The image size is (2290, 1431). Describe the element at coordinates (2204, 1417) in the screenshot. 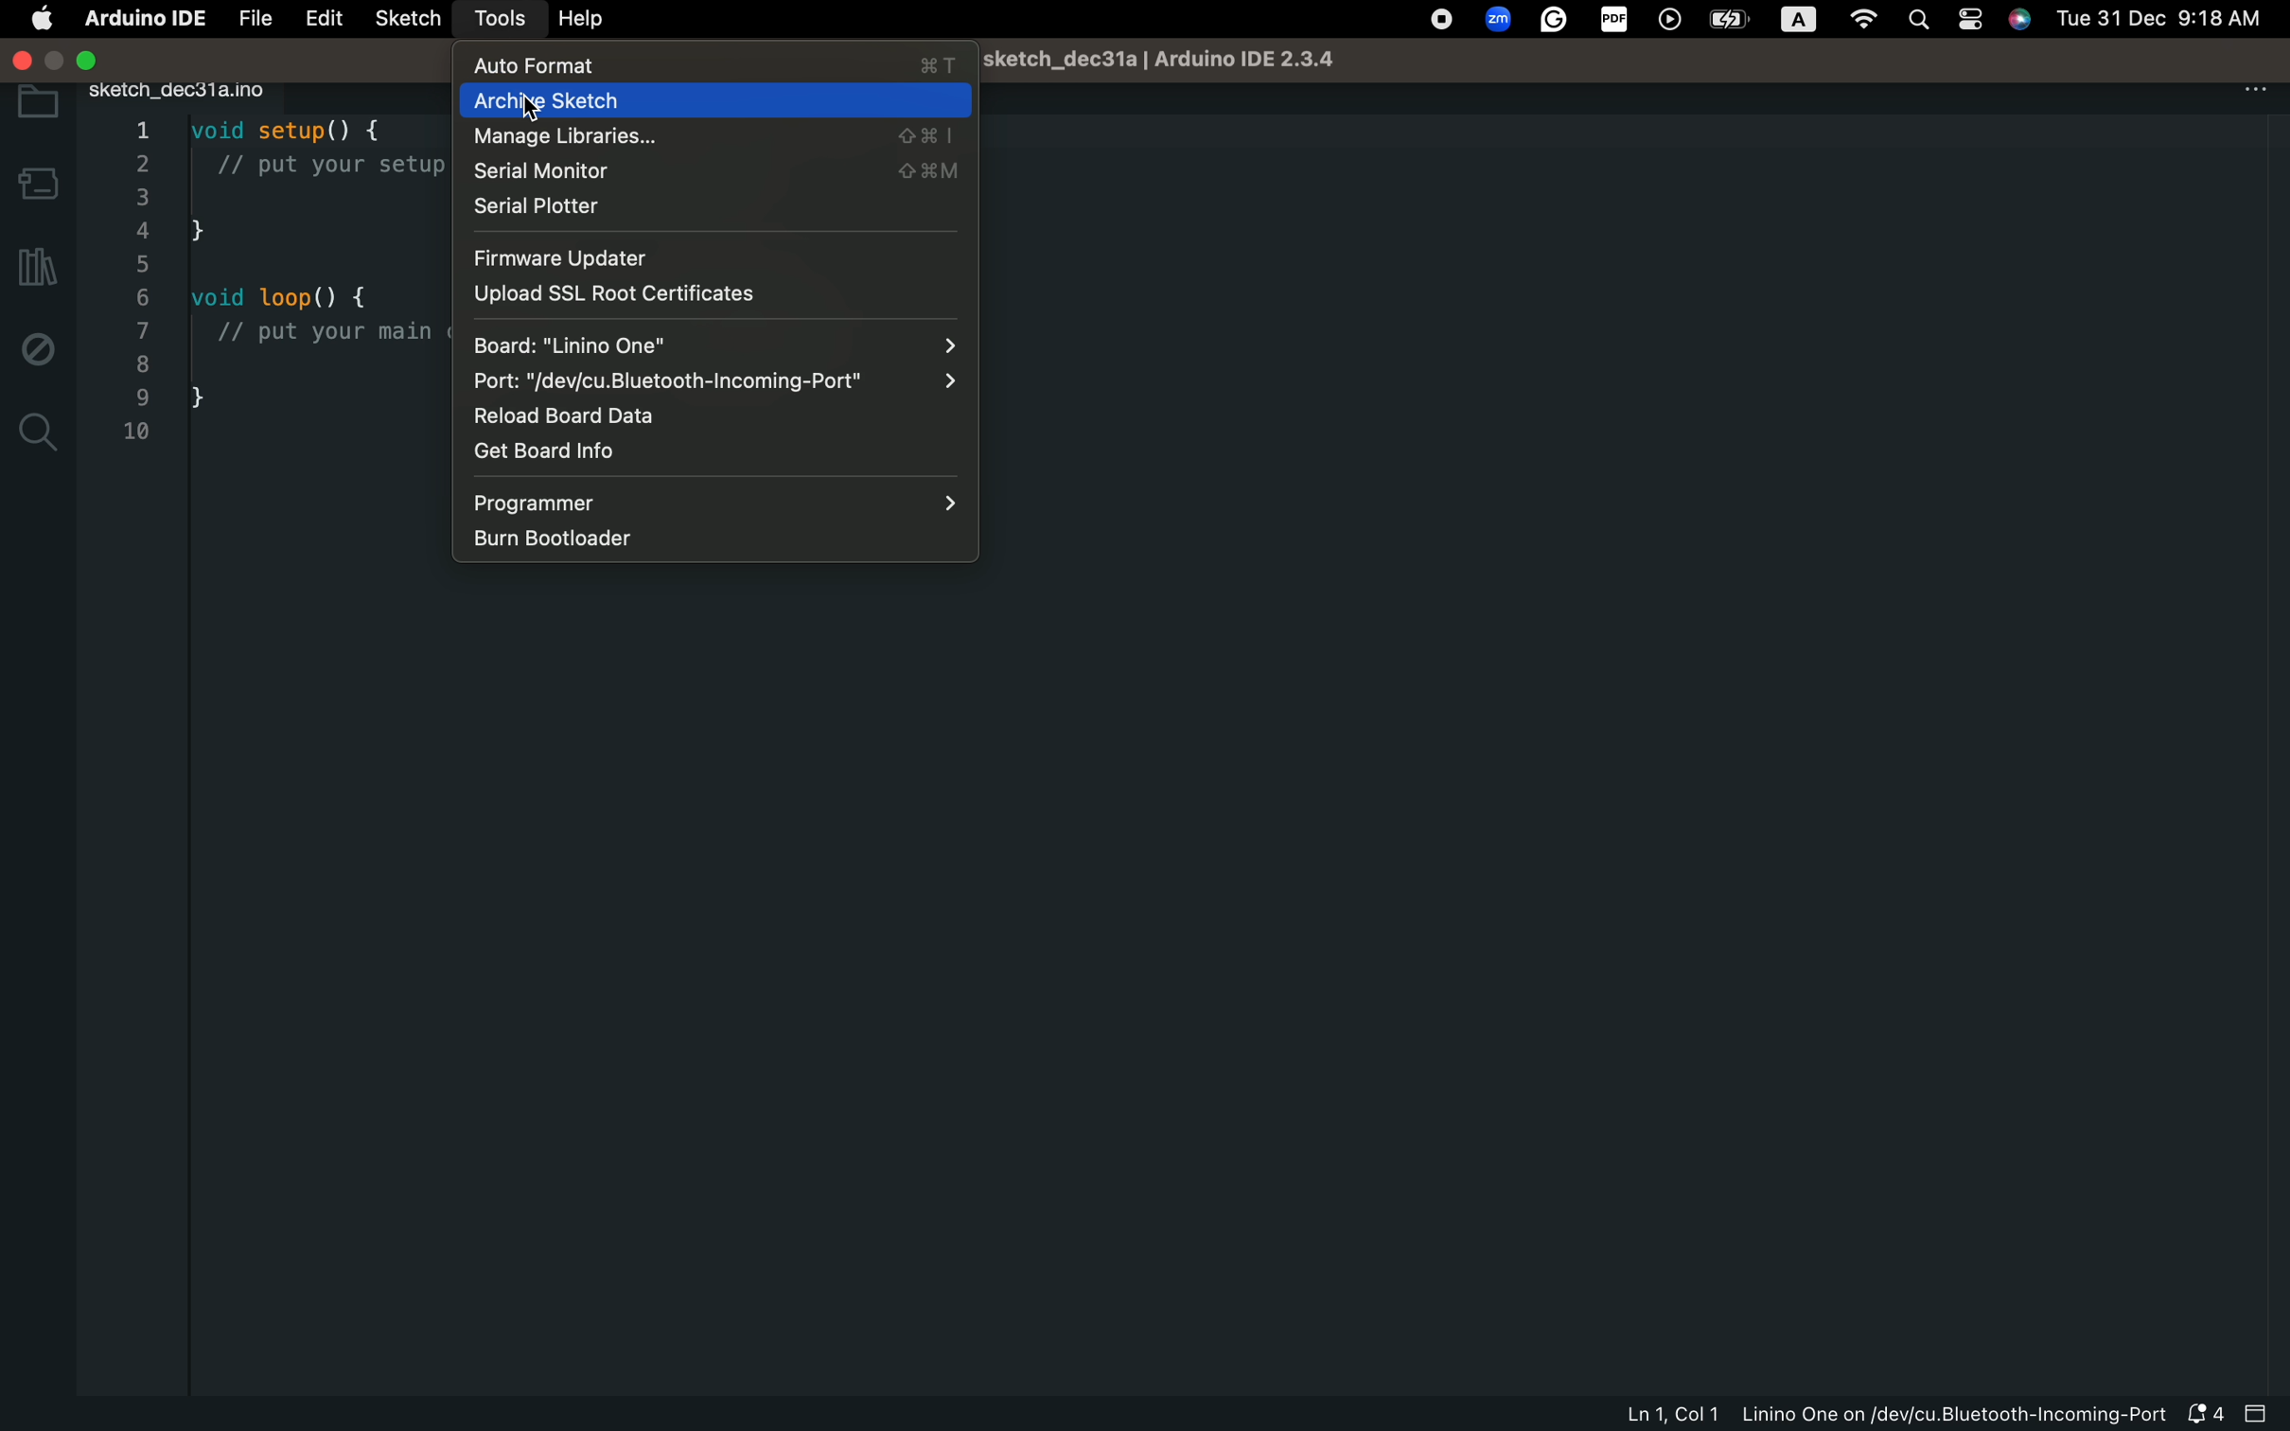

I see `notification` at that location.